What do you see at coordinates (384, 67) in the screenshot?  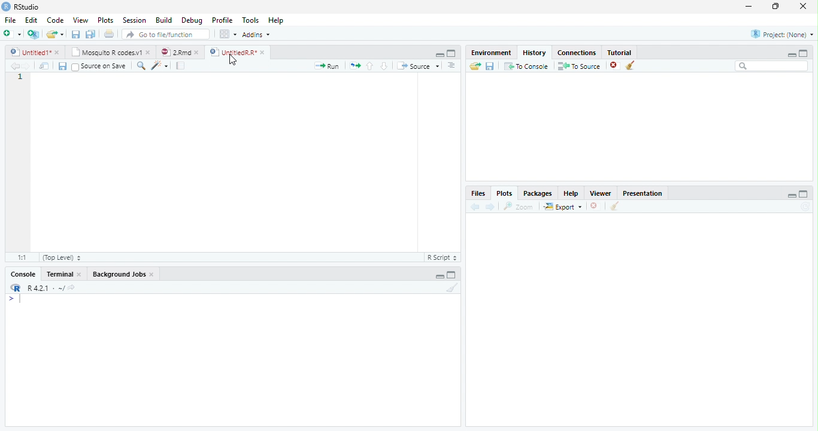 I see `Go to the next section ` at bounding box center [384, 67].